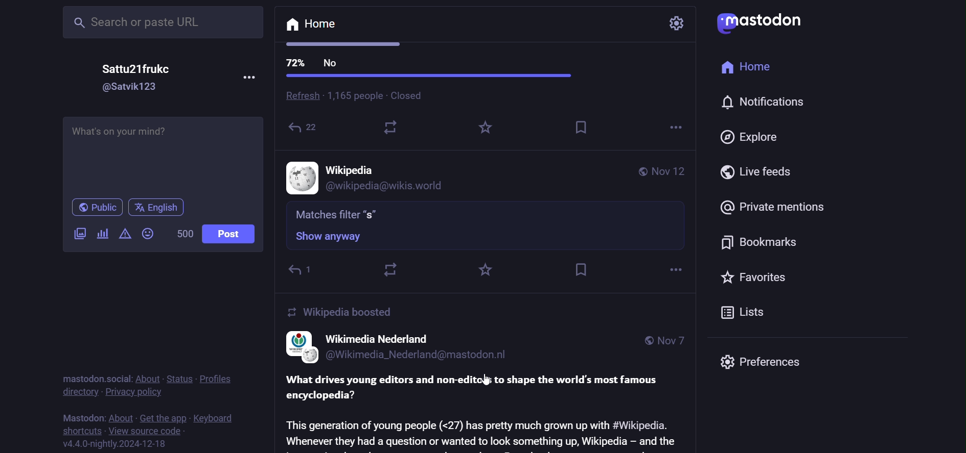  I want to click on live feed, so click(761, 171).